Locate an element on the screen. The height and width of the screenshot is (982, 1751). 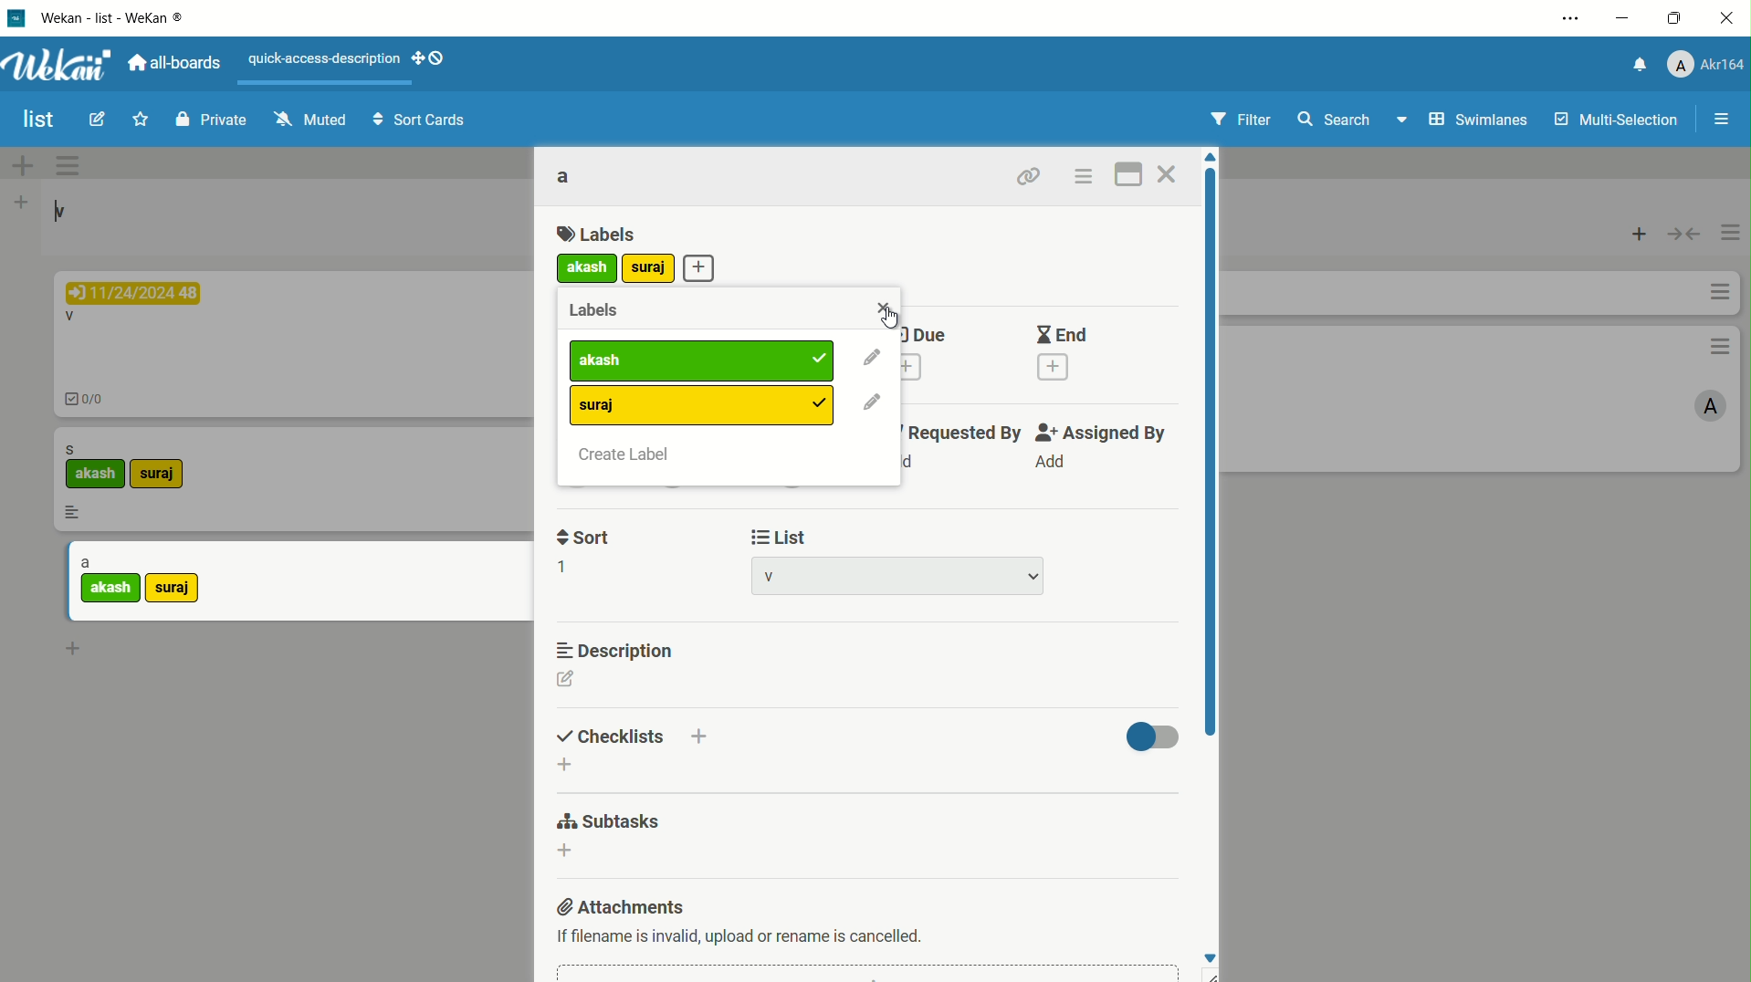
toggle button is located at coordinates (1154, 735).